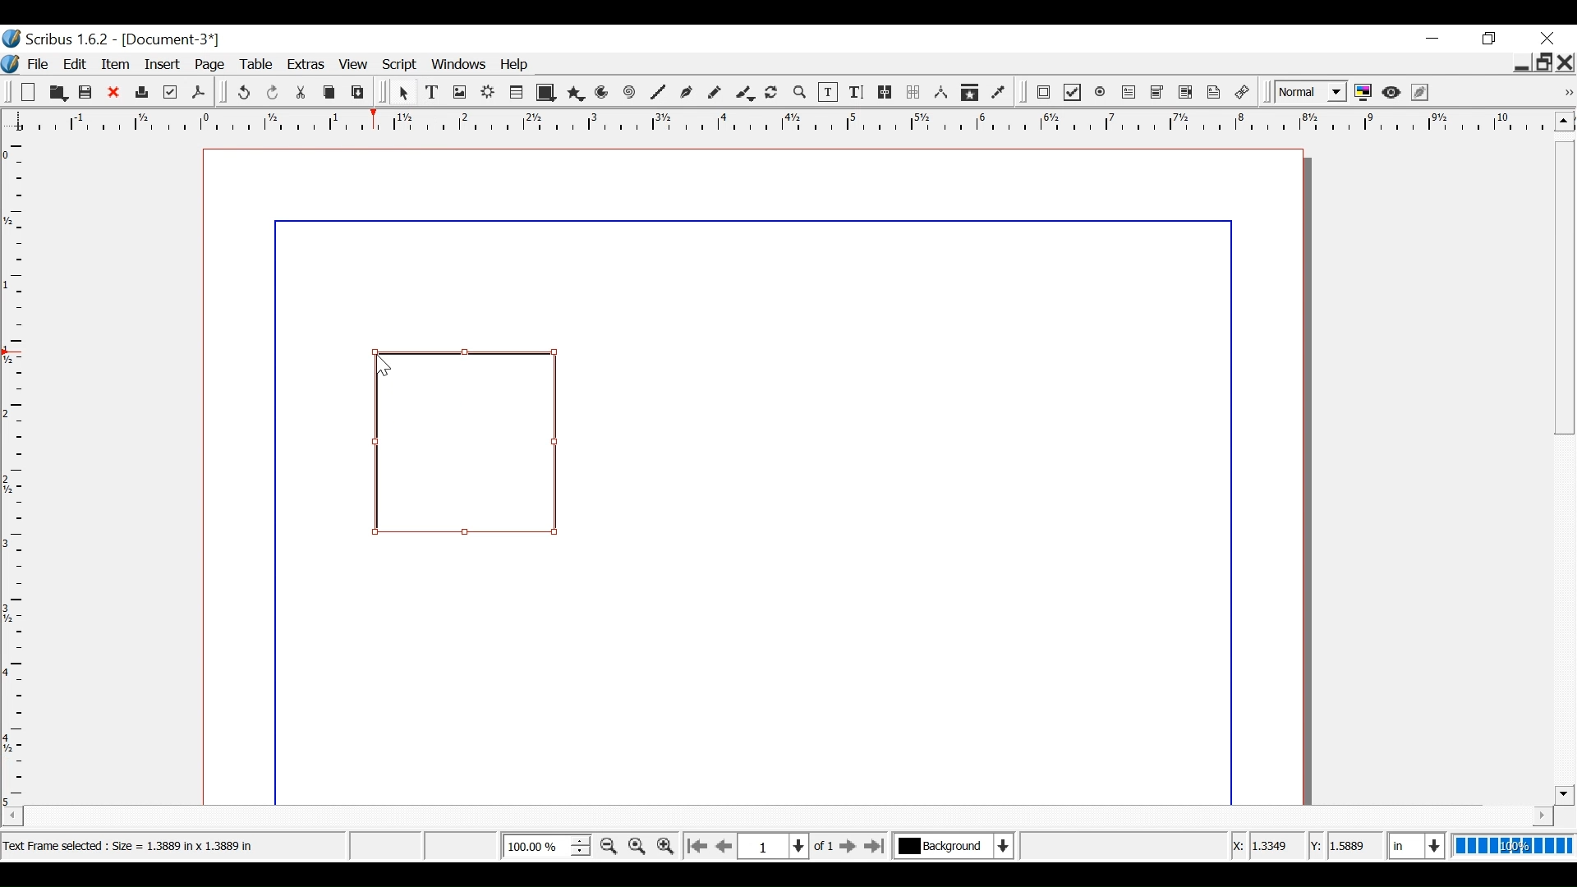 This screenshot has height=887, width=1577. What do you see at coordinates (699, 845) in the screenshot?
I see `Go to the first page` at bounding box center [699, 845].